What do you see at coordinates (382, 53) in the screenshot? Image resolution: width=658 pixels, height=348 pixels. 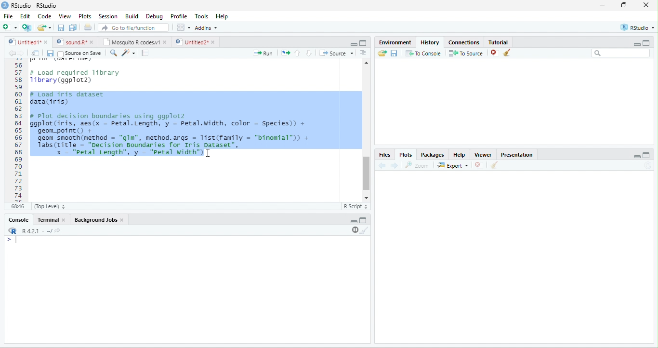 I see `open folder` at bounding box center [382, 53].